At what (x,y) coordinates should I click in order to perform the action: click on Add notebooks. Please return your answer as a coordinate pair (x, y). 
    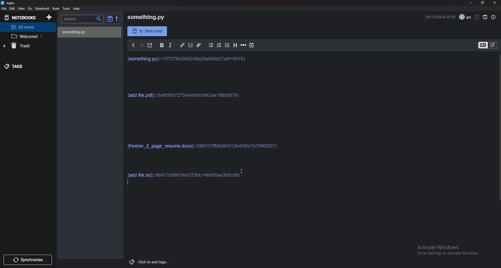
    Looking at the image, I should click on (50, 17).